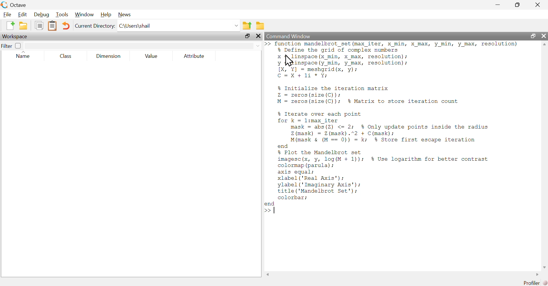 The image size is (548, 286). What do you see at coordinates (530, 283) in the screenshot?
I see `Profiler` at bounding box center [530, 283].